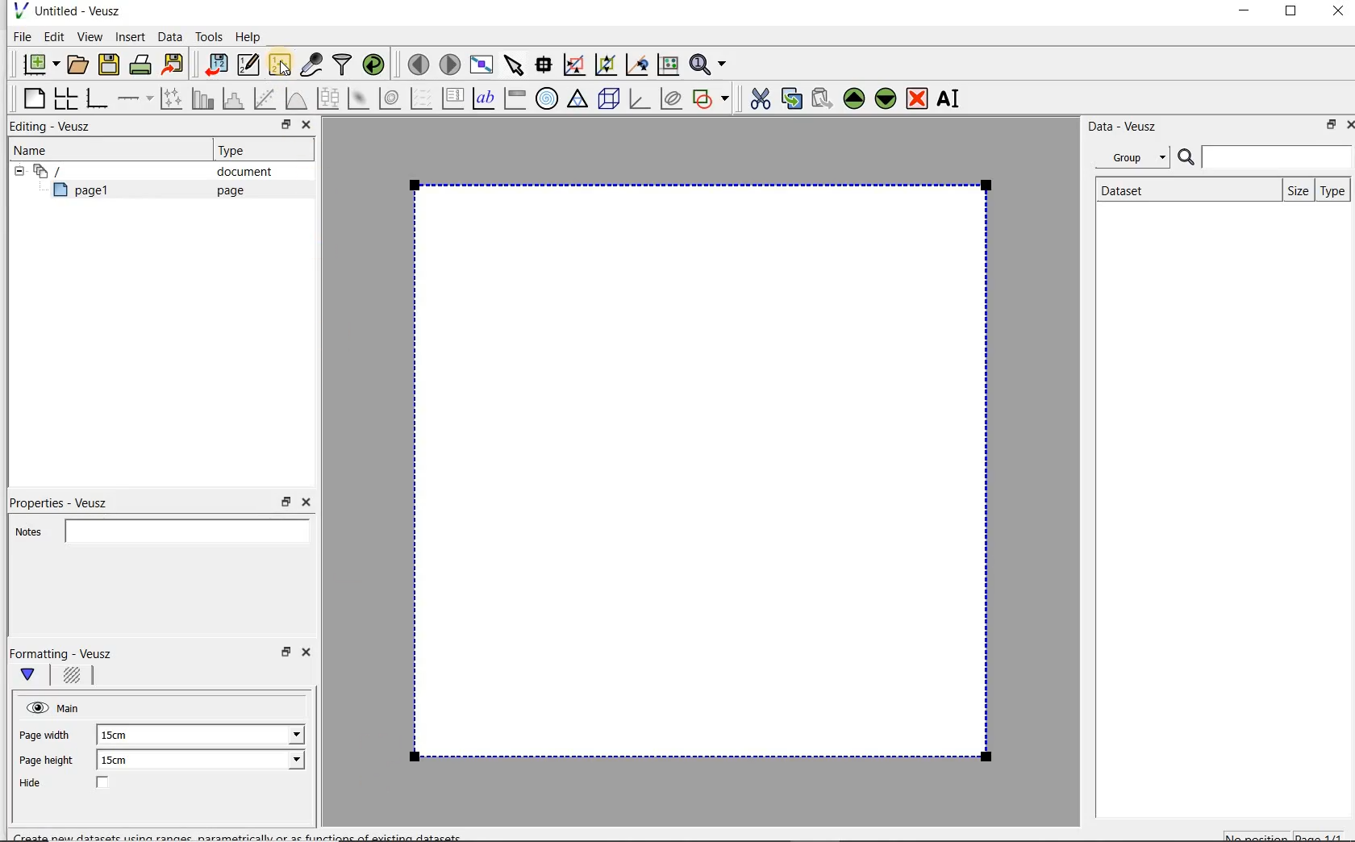 Image resolution: width=1355 pixels, height=842 pixels. What do you see at coordinates (450, 65) in the screenshot?
I see `move to the next page` at bounding box center [450, 65].